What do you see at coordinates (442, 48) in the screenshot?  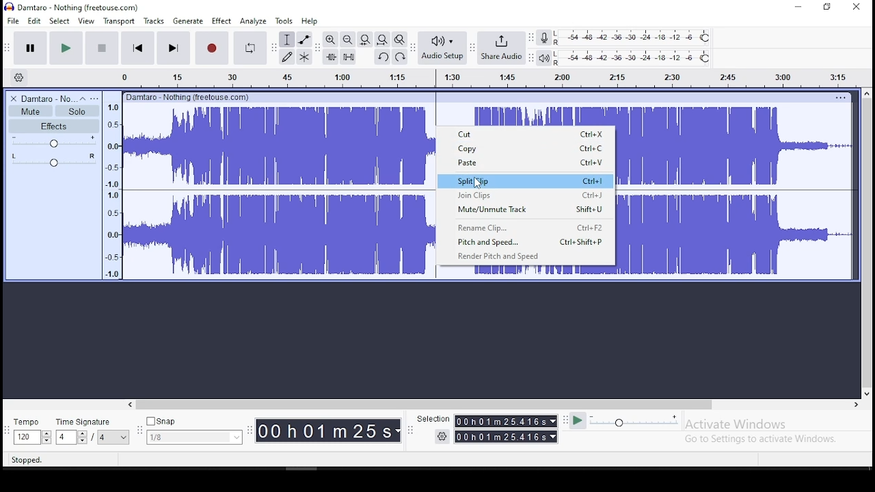 I see `audio setup` at bounding box center [442, 48].